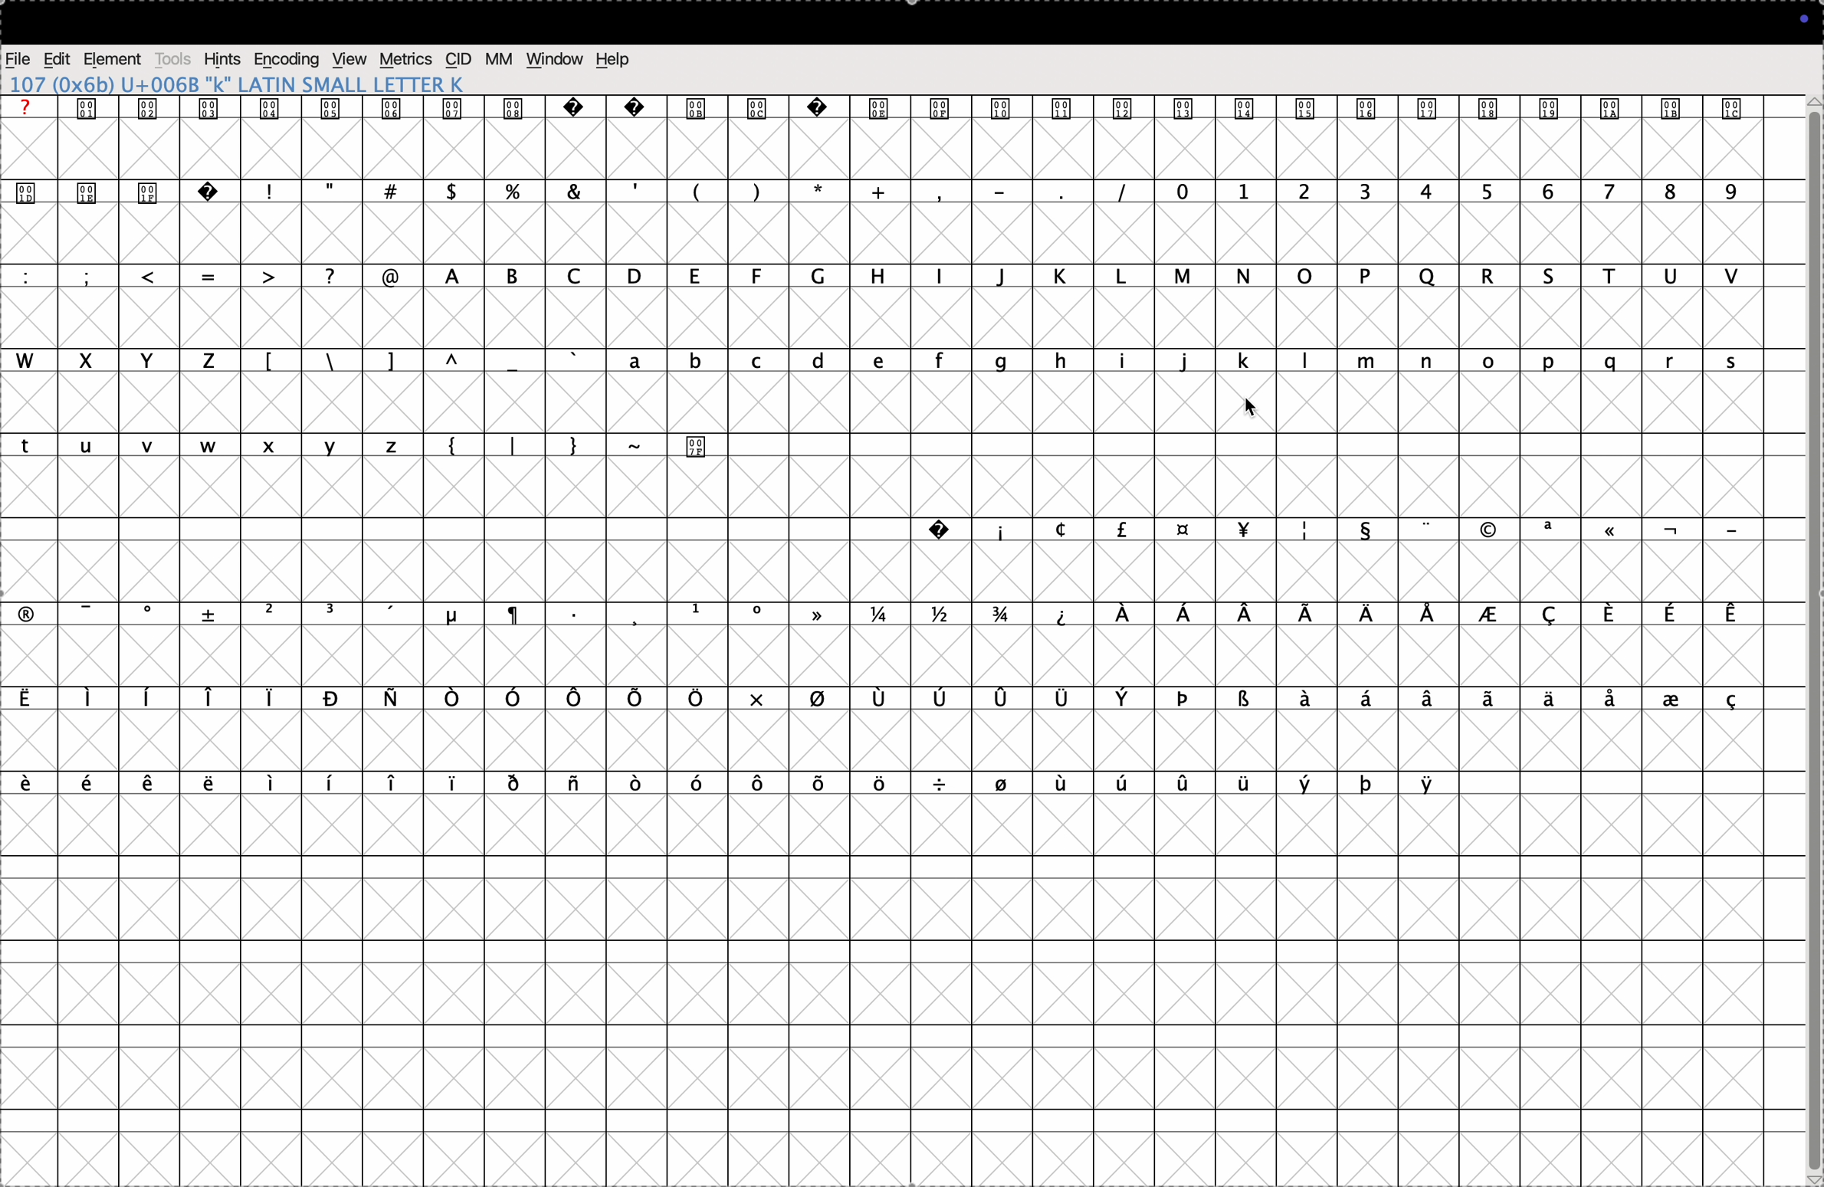 Image resolution: width=1824 pixels, height=1187 pixels. I want to click on , so click(579, 277).